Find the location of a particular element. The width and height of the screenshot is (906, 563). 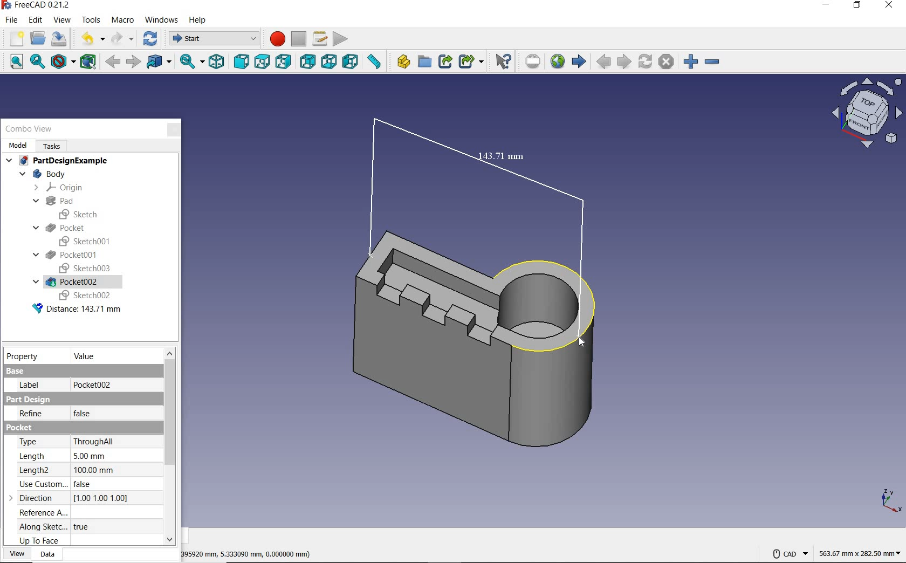

395920 mm,5.33300 mm,0.000000 mm) is located at coordinates (252, 551).